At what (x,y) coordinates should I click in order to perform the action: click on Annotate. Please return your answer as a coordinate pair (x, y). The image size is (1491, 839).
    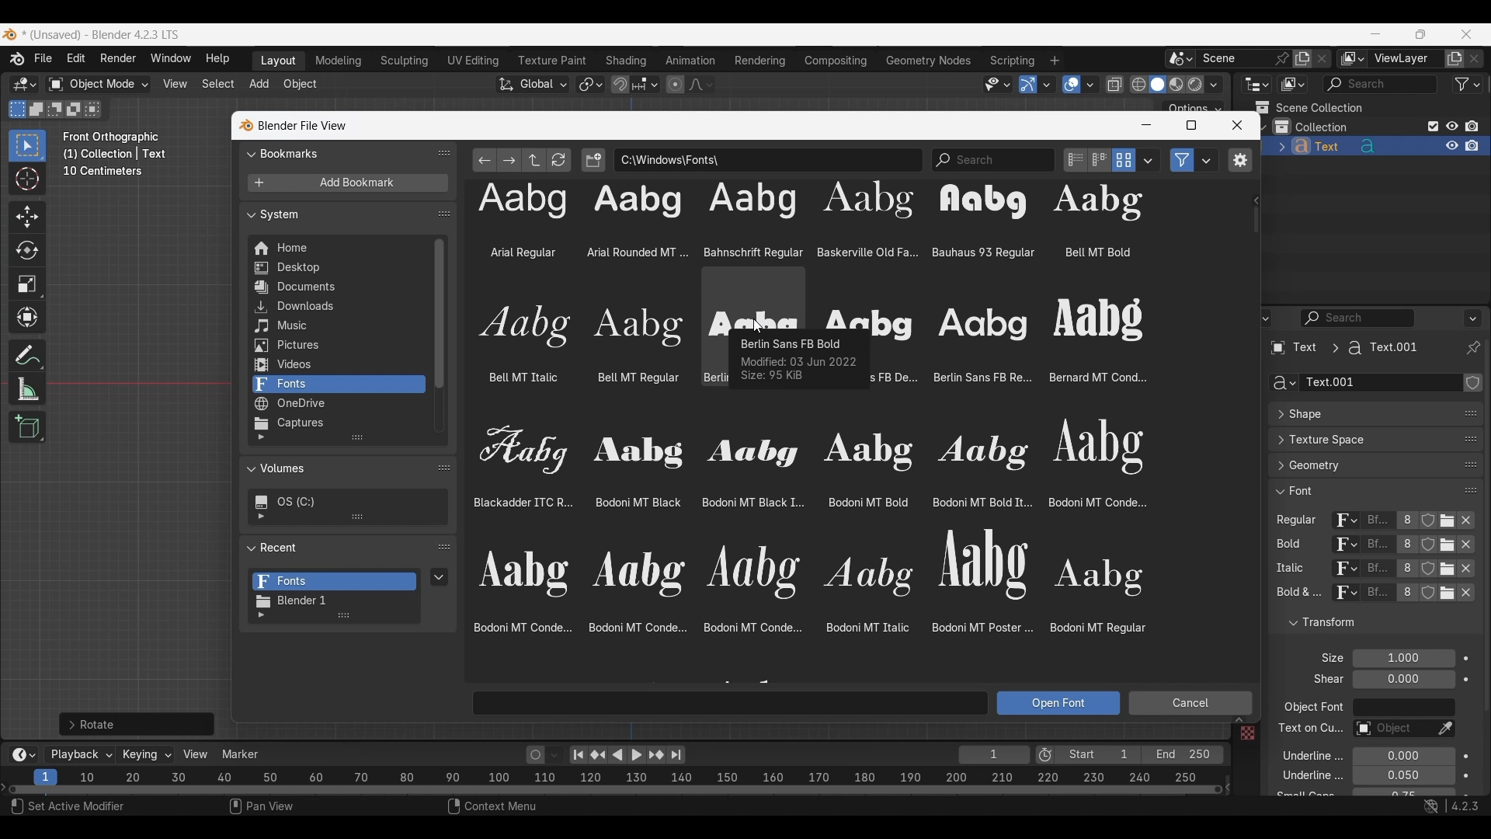
    Looking at the image, I should click on (27, 356).